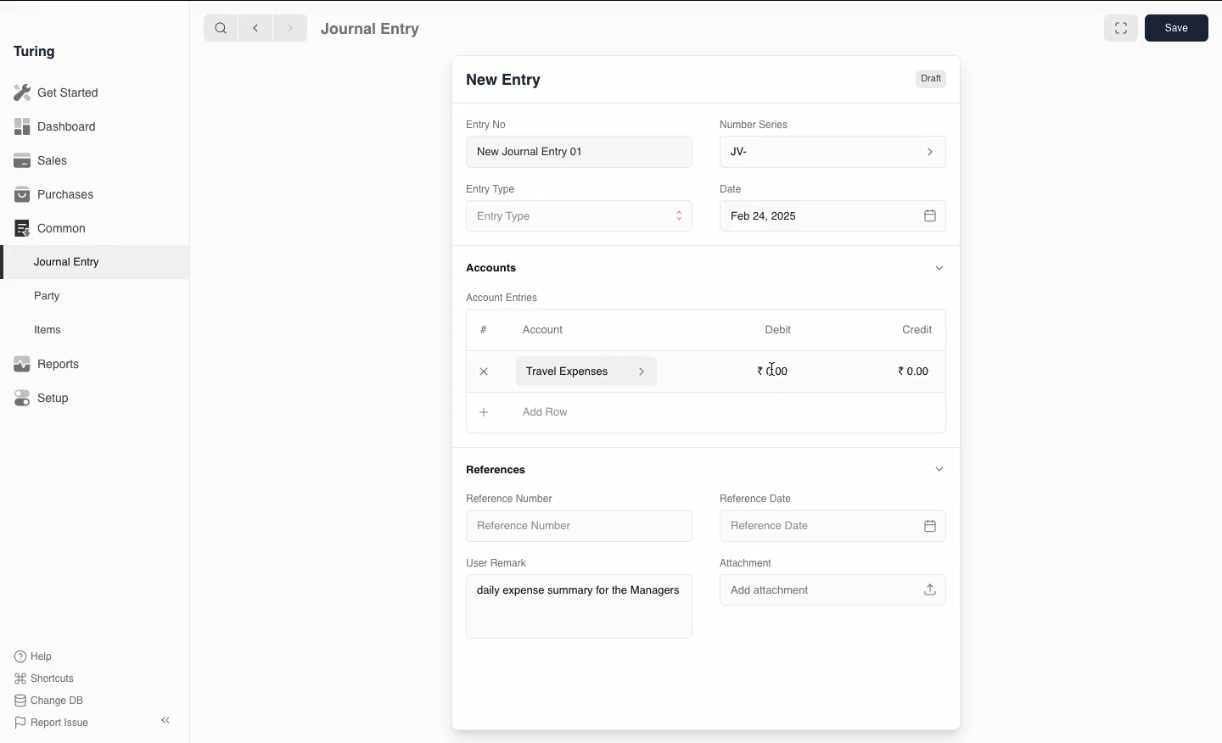  I want to click on Reference Number, so click(573, 526).